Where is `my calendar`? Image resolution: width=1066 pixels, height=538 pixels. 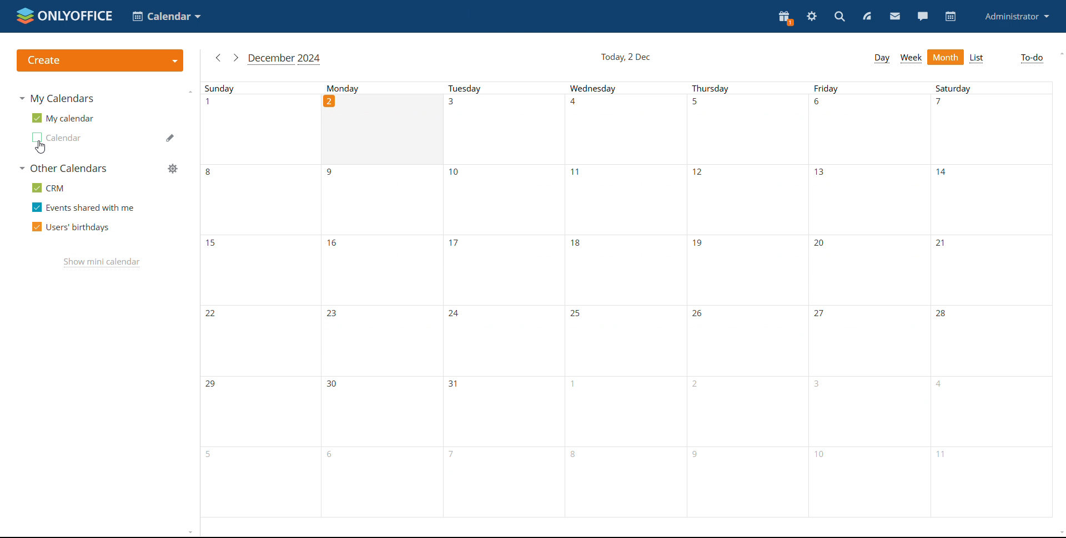
my calendar is located at coordinates (63, 118).